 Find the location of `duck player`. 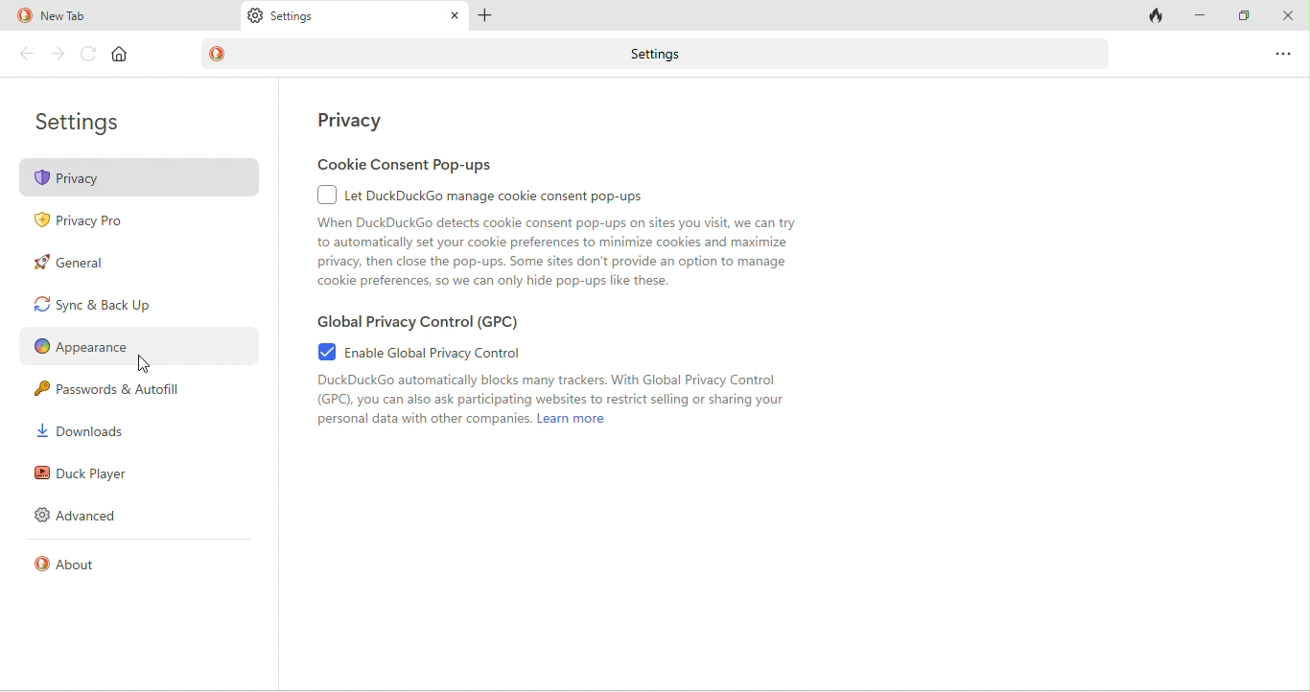

duck player is located at coordinates (88, 473).